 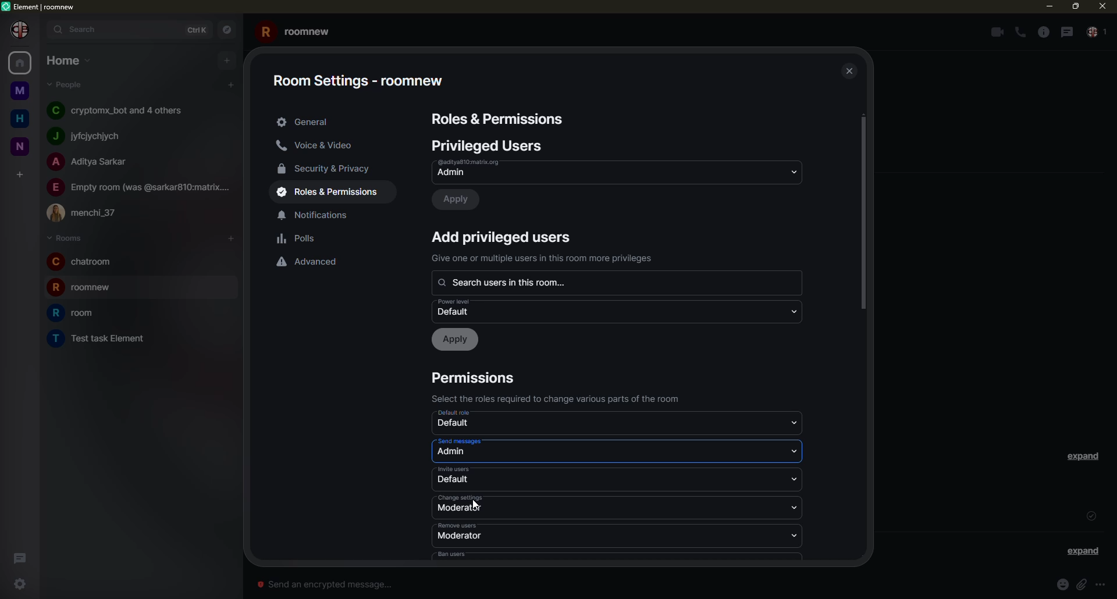 I want to click on expand, so click(x=1083, y=551).